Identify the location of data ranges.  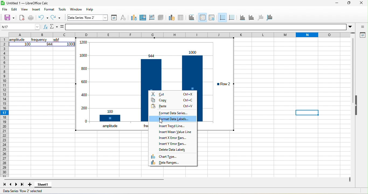
(171, 163).